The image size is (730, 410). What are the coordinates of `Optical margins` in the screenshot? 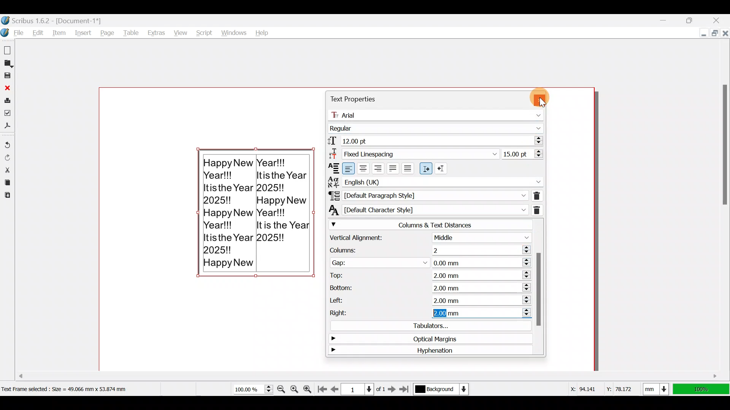 It's located at (426, 340).